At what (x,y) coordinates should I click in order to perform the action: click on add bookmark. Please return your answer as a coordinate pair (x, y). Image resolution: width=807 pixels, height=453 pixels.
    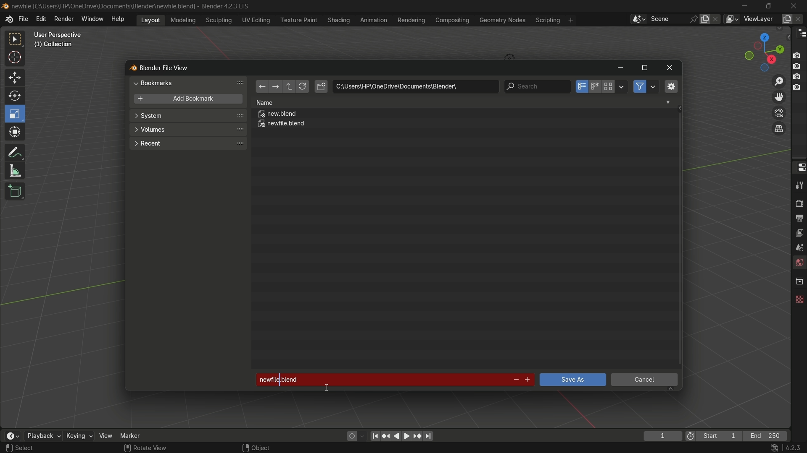
    Looking at the image, I should click on (186, 99).